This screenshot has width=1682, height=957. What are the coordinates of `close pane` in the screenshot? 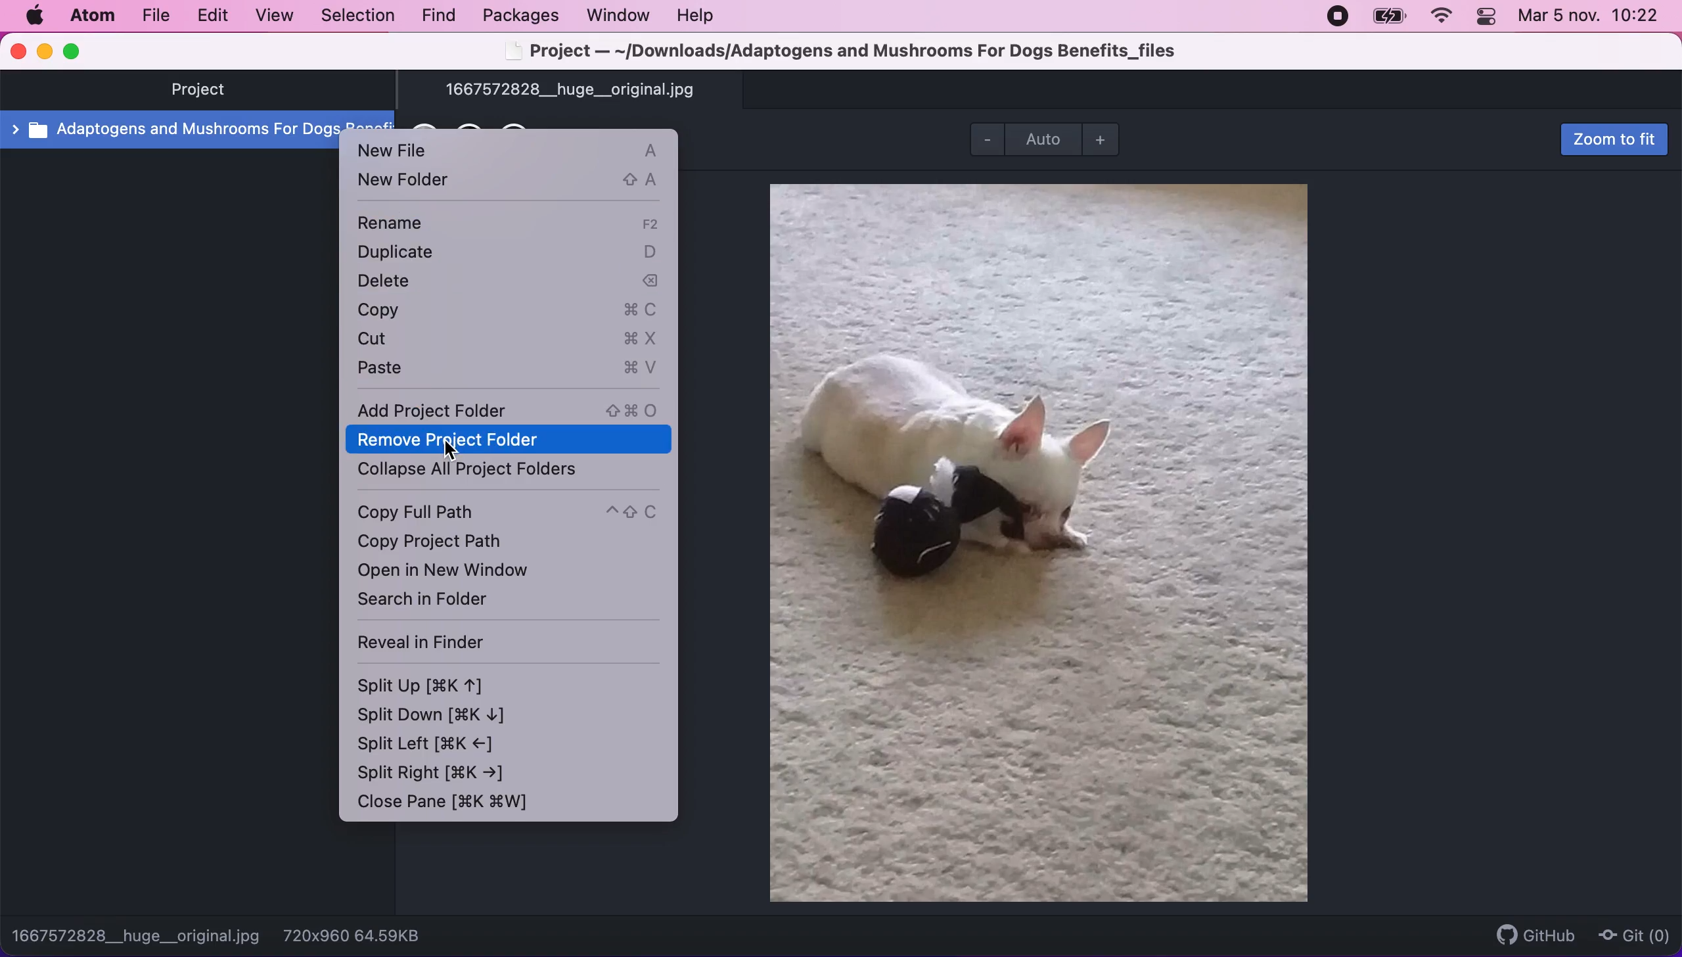 It's located at (449, 802).